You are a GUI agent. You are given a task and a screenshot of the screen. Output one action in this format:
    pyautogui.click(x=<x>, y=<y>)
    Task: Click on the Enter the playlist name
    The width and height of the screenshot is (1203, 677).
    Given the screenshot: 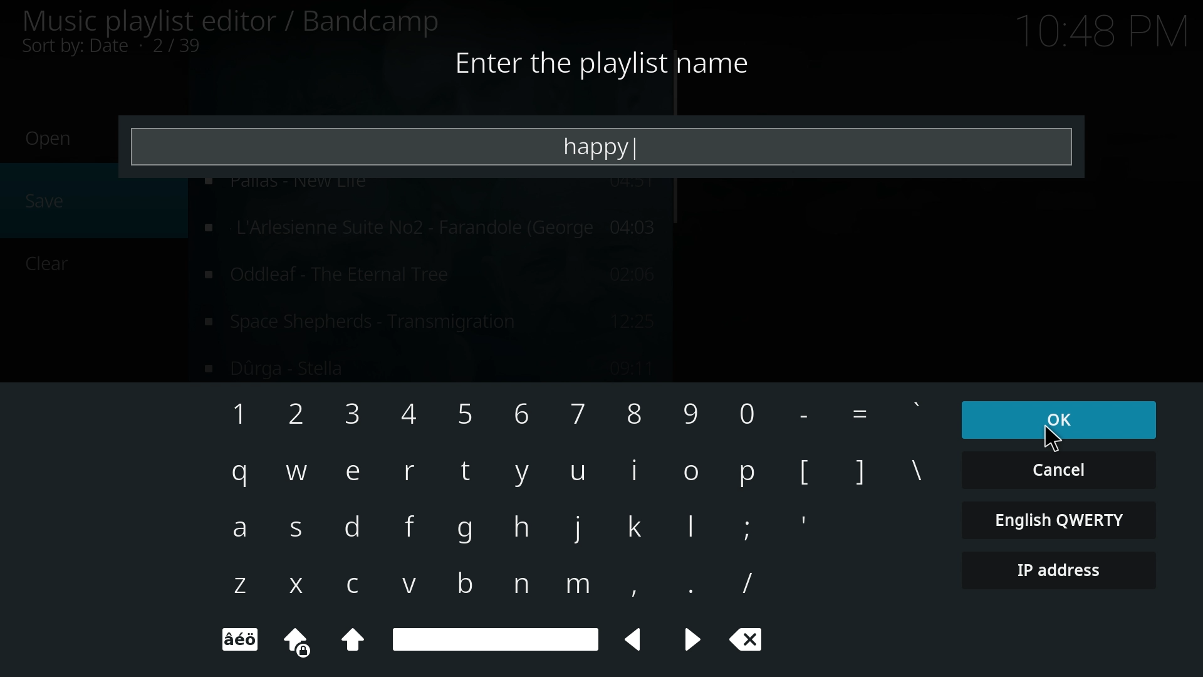 What is the action you would take?
    pyautogui.click(x=583, y=67)
    